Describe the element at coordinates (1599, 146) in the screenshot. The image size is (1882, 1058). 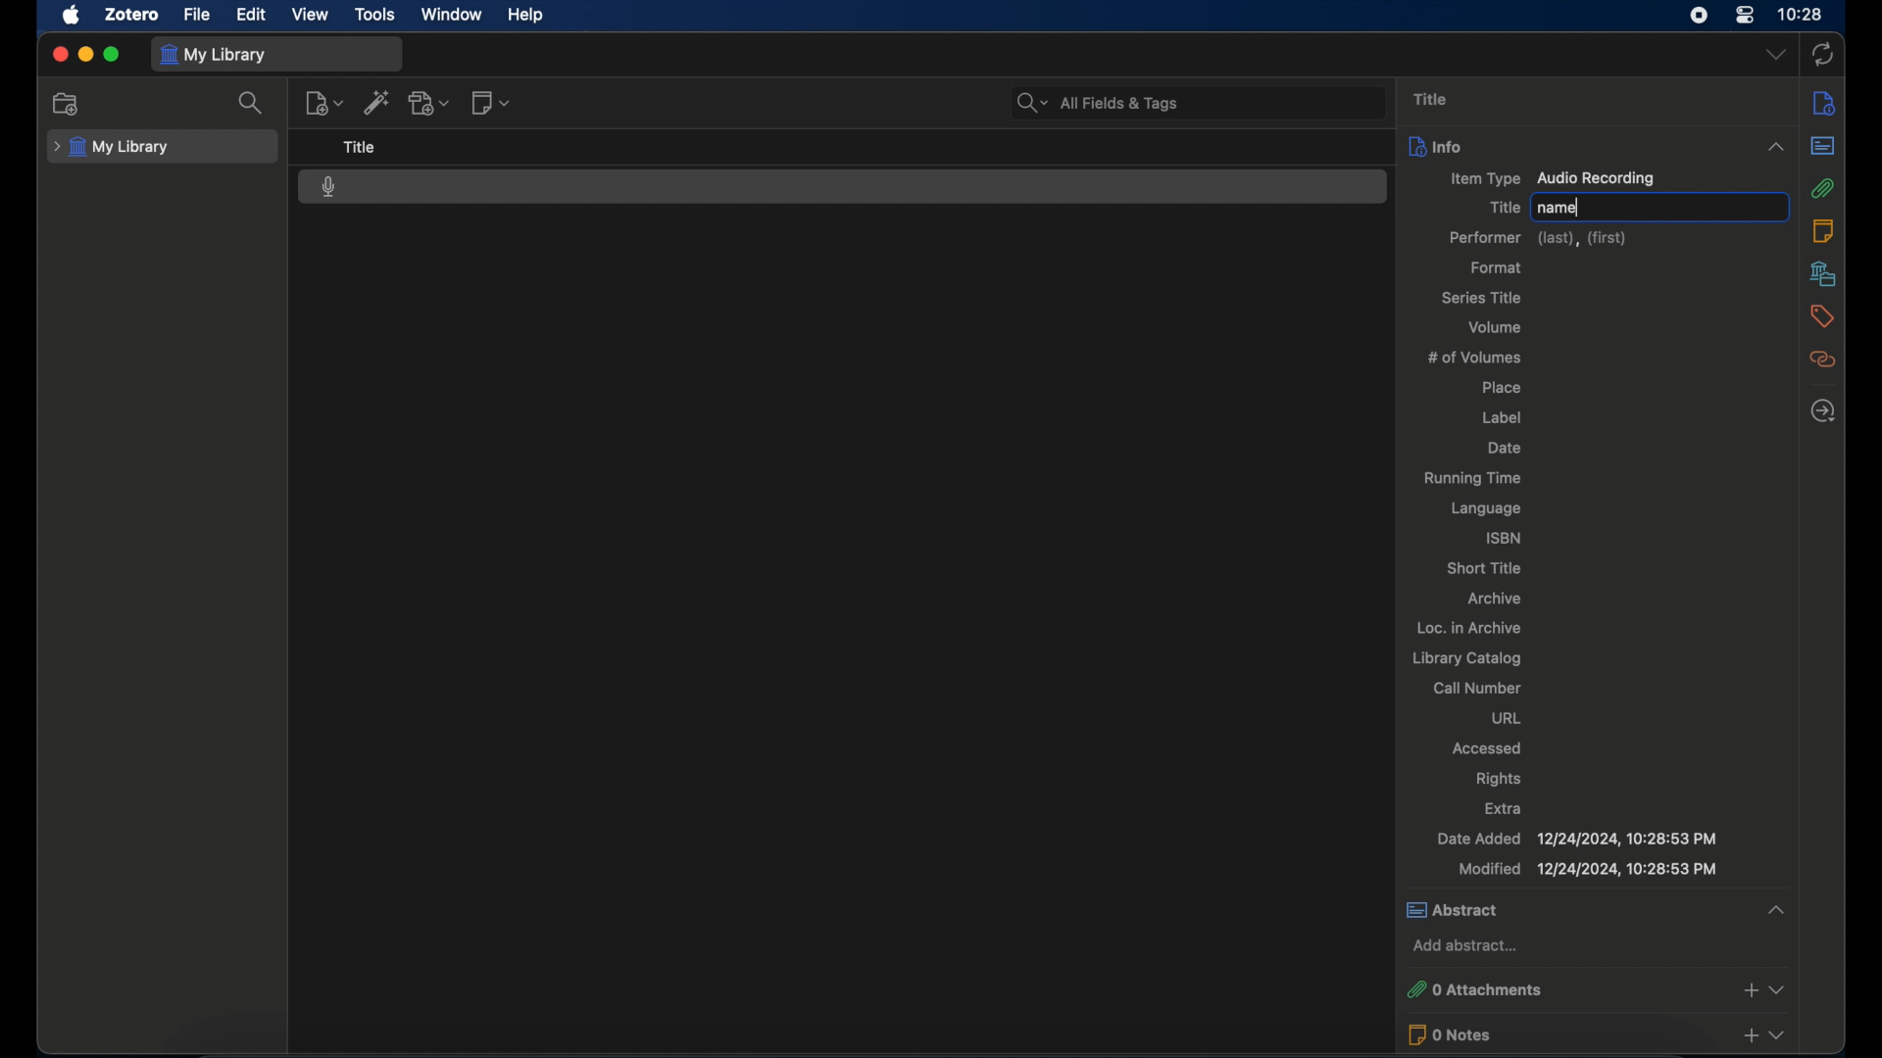
I see `info` at that location.